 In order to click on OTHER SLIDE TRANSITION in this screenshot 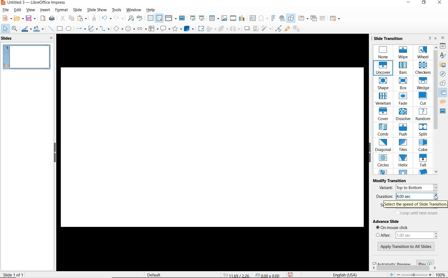, I will do `click(403, 172)`.